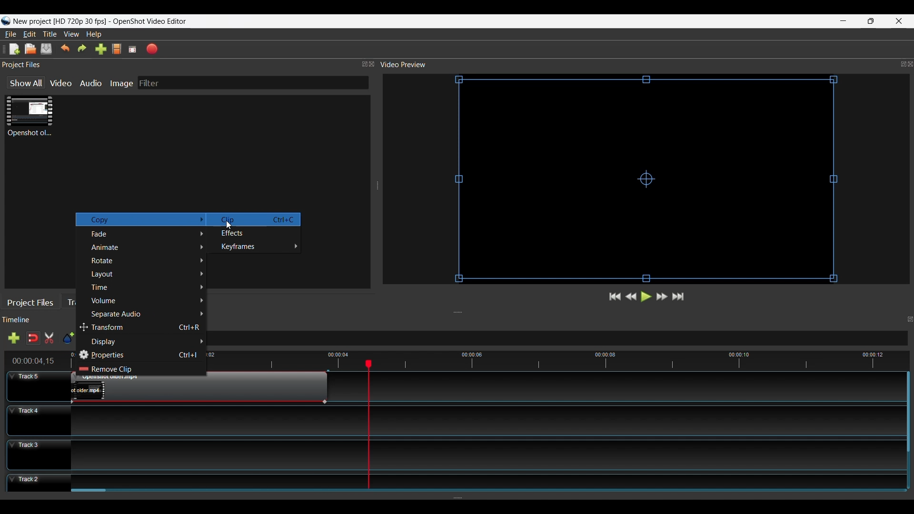 Image resolution: width=914 pixels, height=514 pixels. What do you see at coordinates (253, 219) in the screenshot?
I see `Clip` at bounding box center [253, 219].